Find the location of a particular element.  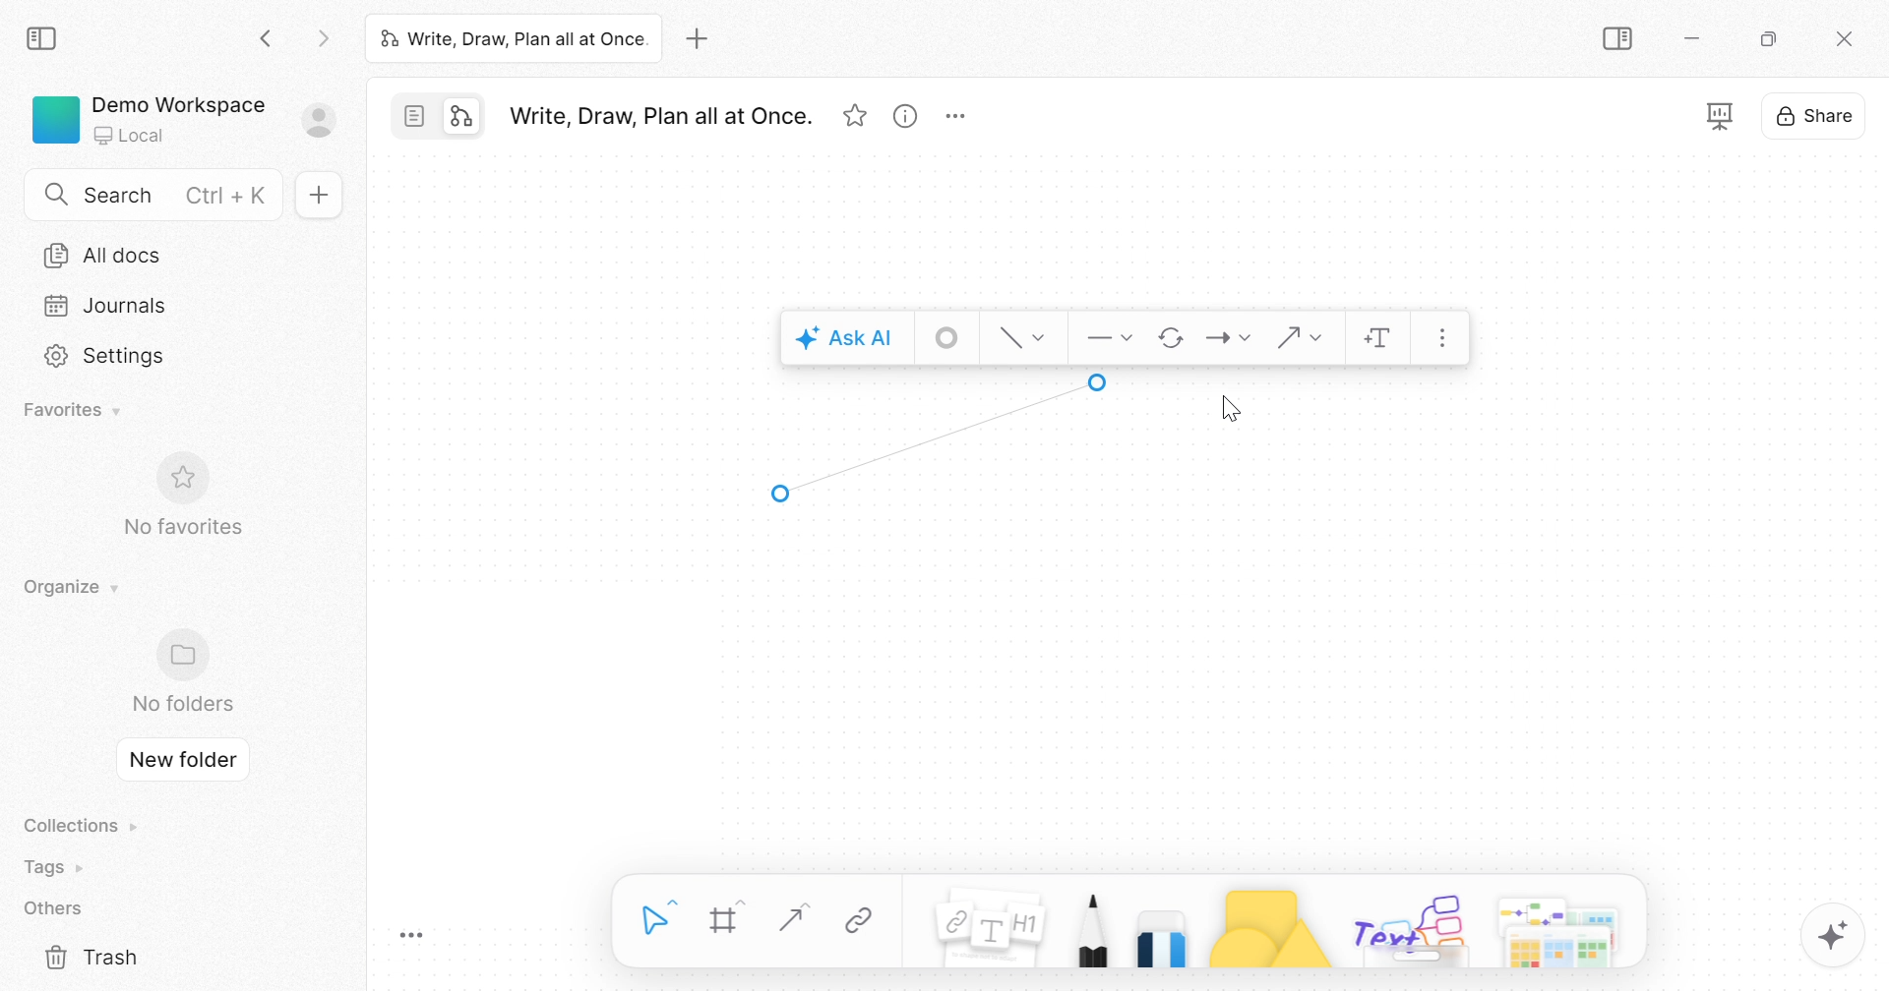

Collections is located at coordinates (77, 826).